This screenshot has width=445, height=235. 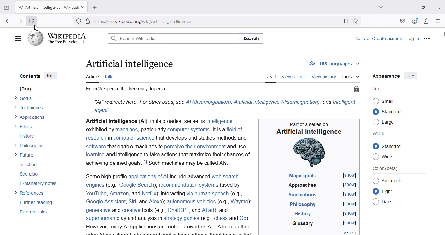 What do you see at coordinates (83, 8) in the screenshot?
I see `Close tab` at bounding box center [83, 8].